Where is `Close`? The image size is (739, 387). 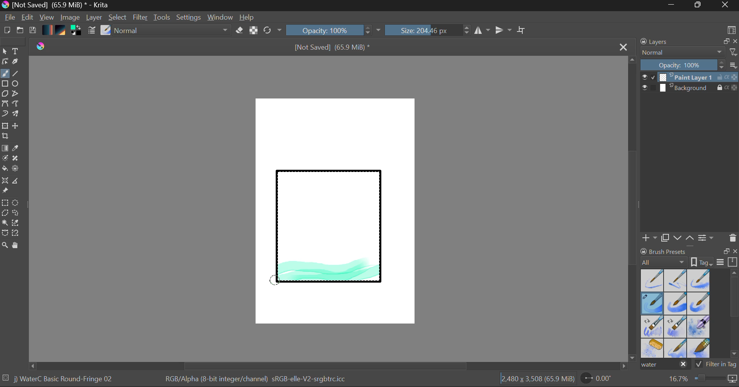
Close is located at coordinates (624, 47).